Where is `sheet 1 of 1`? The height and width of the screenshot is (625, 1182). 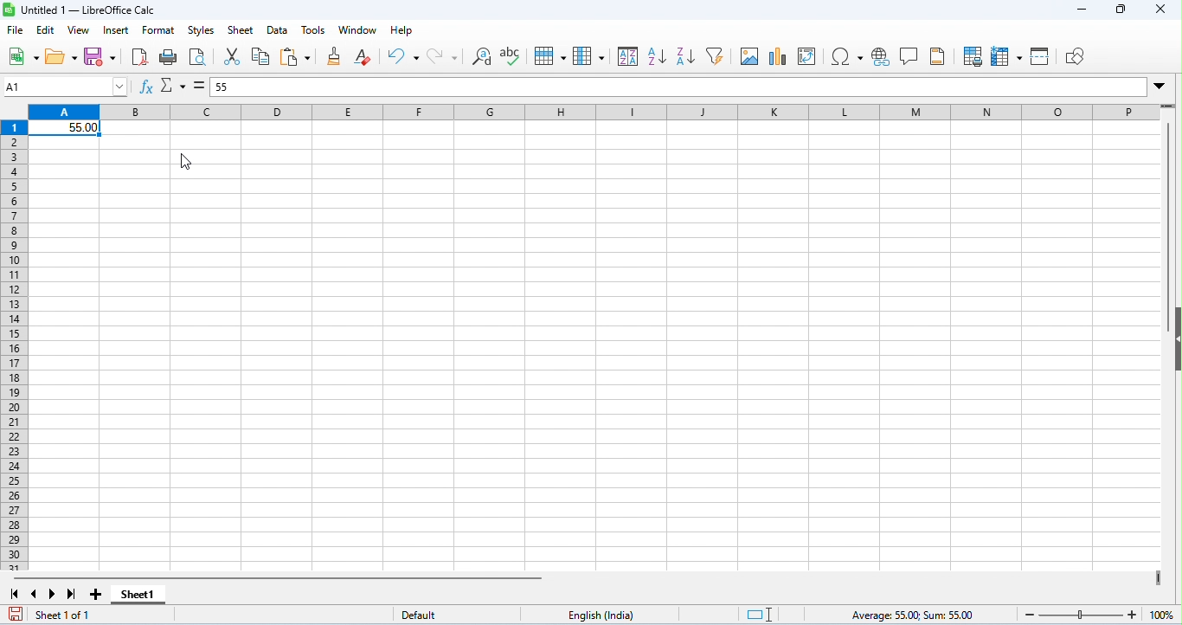 sheet 1 of 1 is located at coordinates (68, 615).